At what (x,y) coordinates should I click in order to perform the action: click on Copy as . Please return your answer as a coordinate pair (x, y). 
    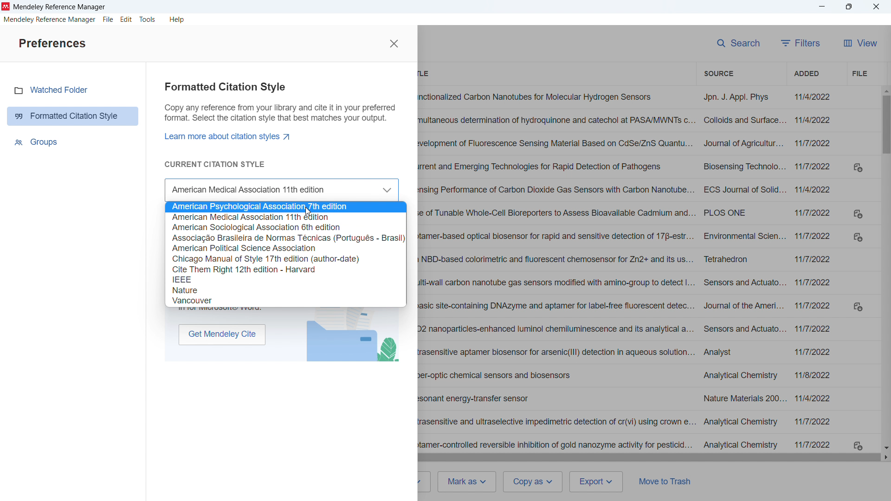
    Looking at the image, I should click on (533, 482).